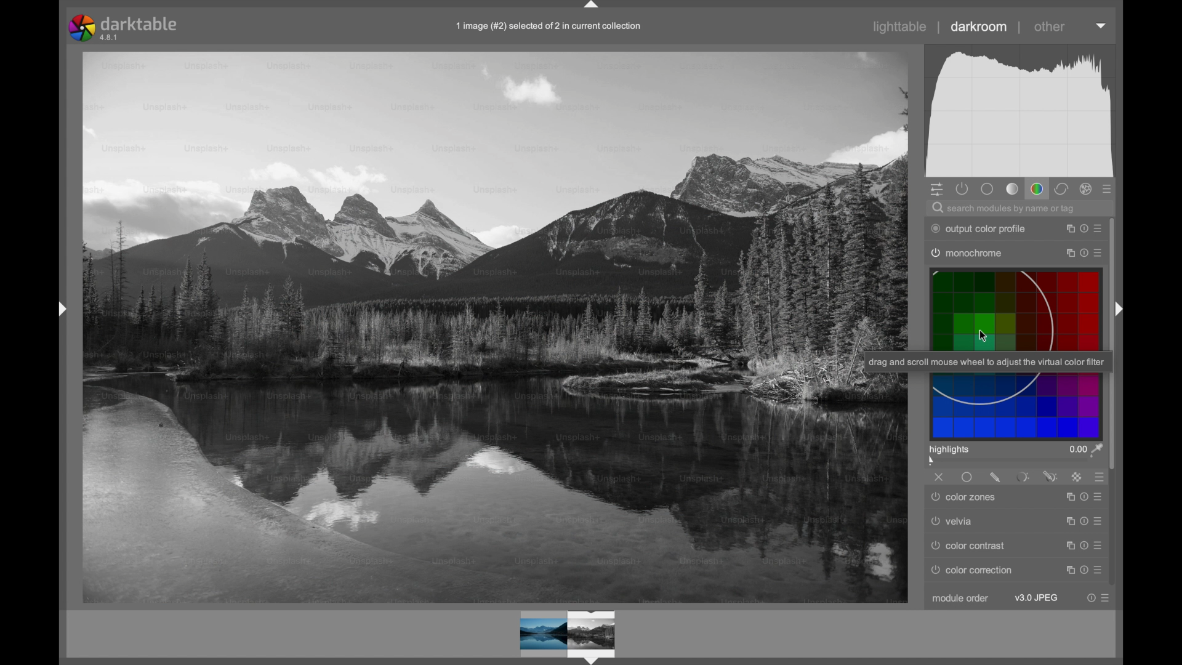 The image size is (1182, 665). Describe the element at coordinates (1022, 111) in the screenshot. I see `histogram` at that location.